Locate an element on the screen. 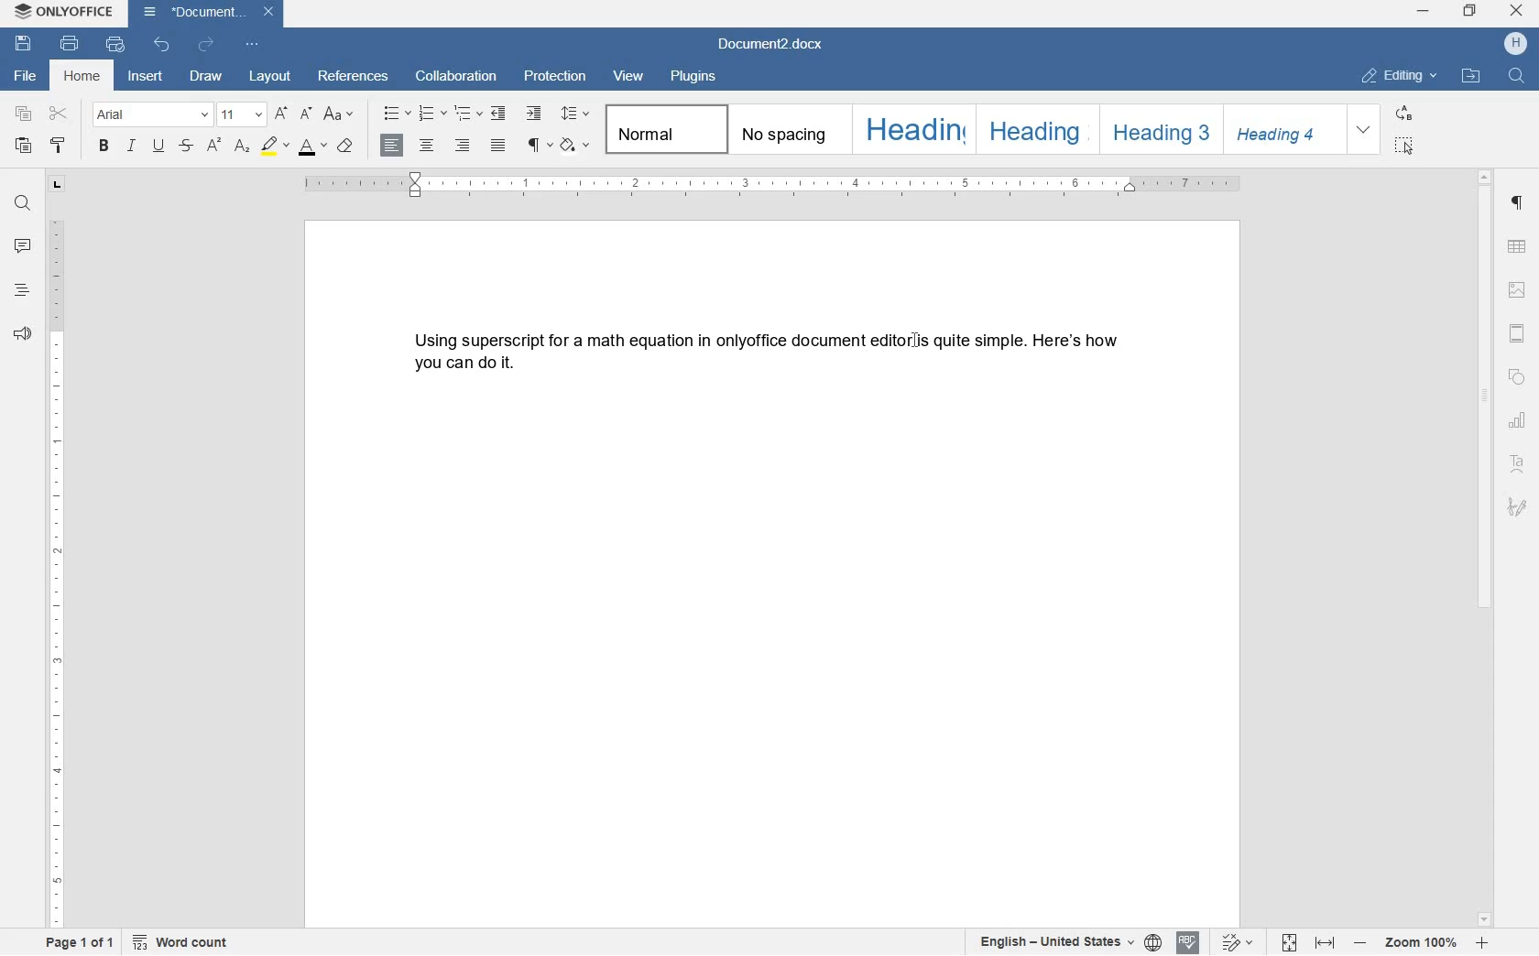 This screenshot has width=1539, height=956. shading is located at coordinates (574, 147).